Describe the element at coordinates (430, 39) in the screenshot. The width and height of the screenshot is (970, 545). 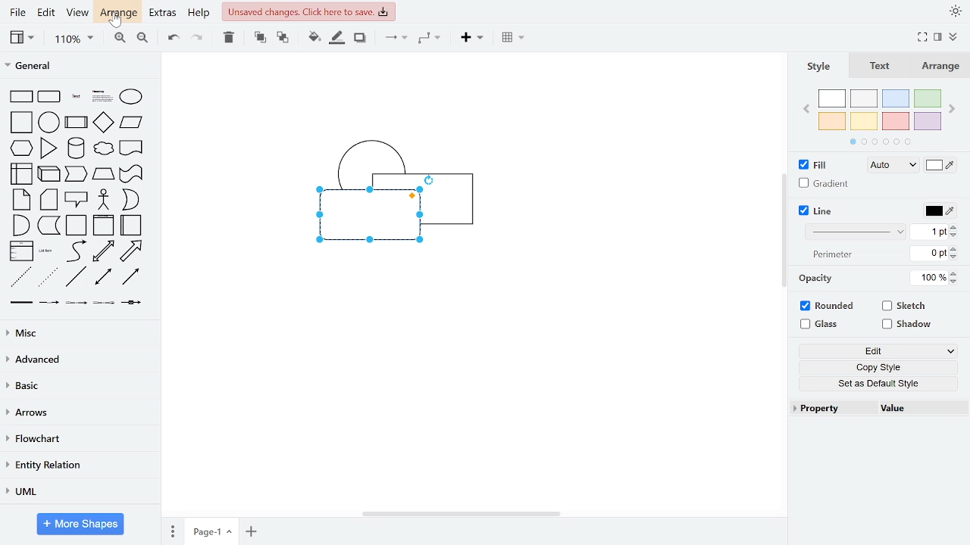
I see `waypoints` at that location.